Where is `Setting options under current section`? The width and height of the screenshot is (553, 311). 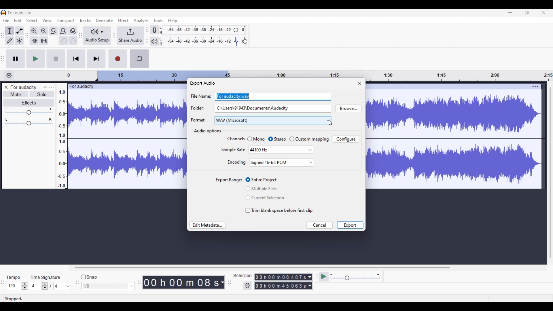
Setting options under current section is located at coordinates (233, 151).